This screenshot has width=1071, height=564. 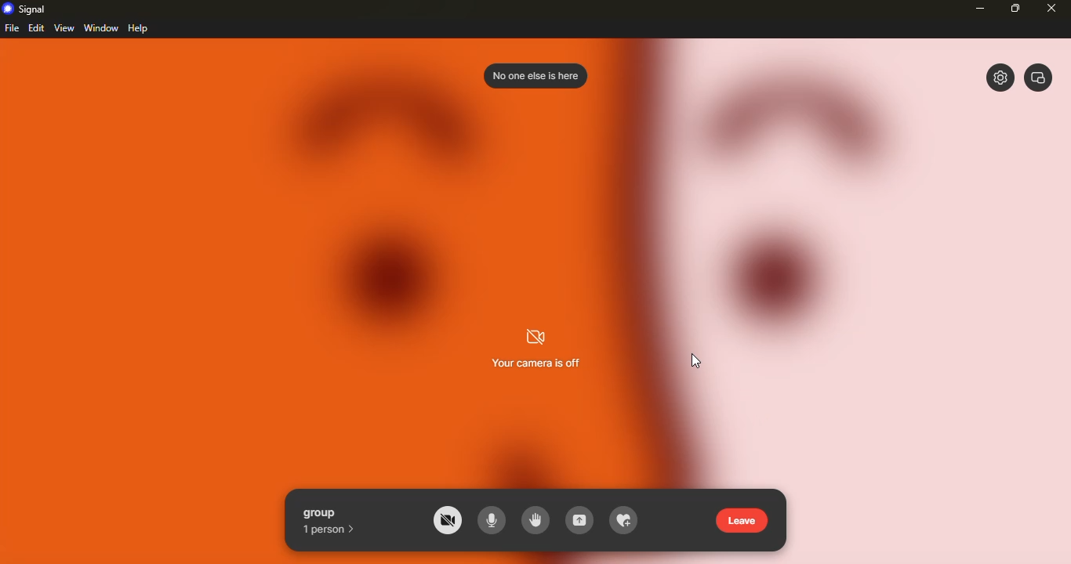 I want to click on no one is here, so click(x=533, y=76).